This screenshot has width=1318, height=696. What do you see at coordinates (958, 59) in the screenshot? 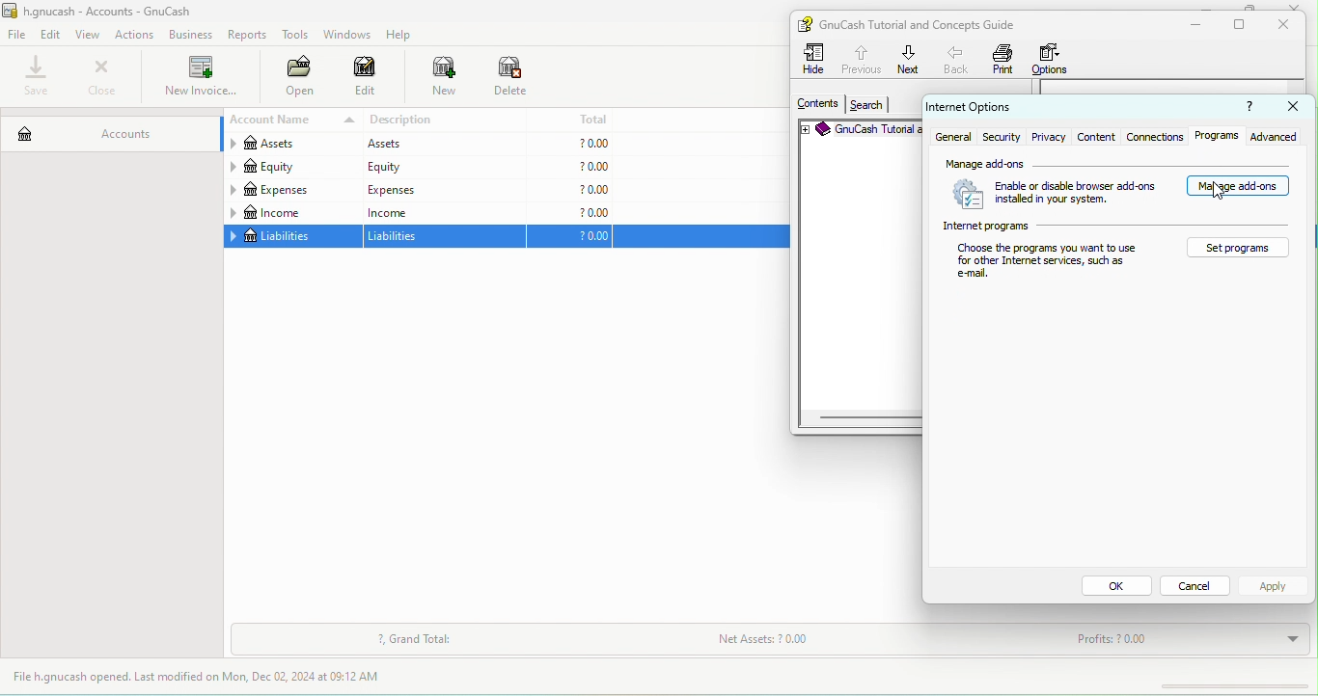
I see `back` at bounding box center [958, 59].